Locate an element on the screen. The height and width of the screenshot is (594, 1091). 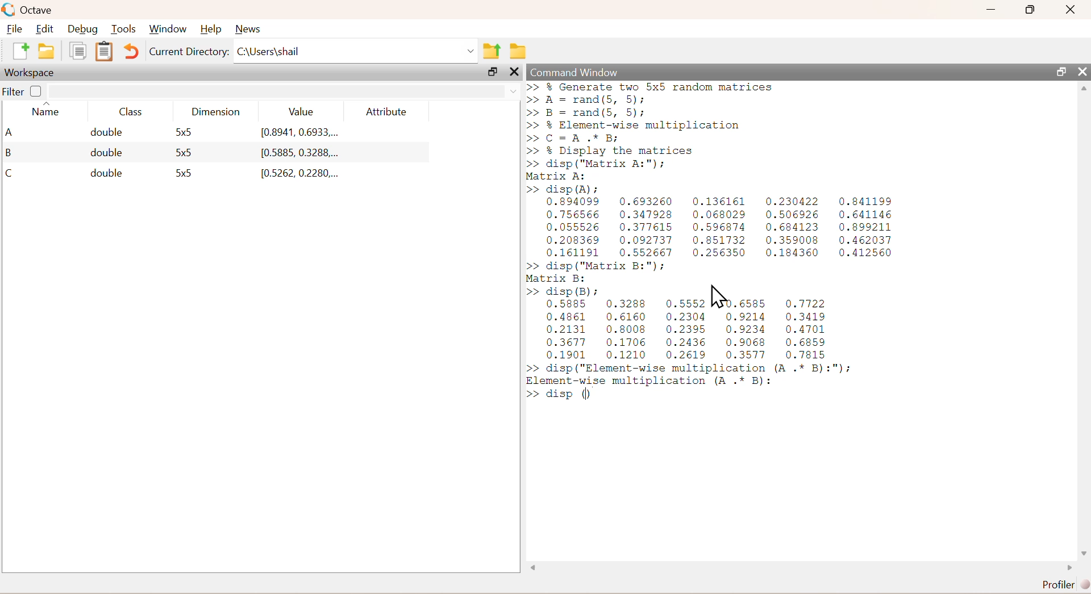
Name is located at coordinates (47, 112).